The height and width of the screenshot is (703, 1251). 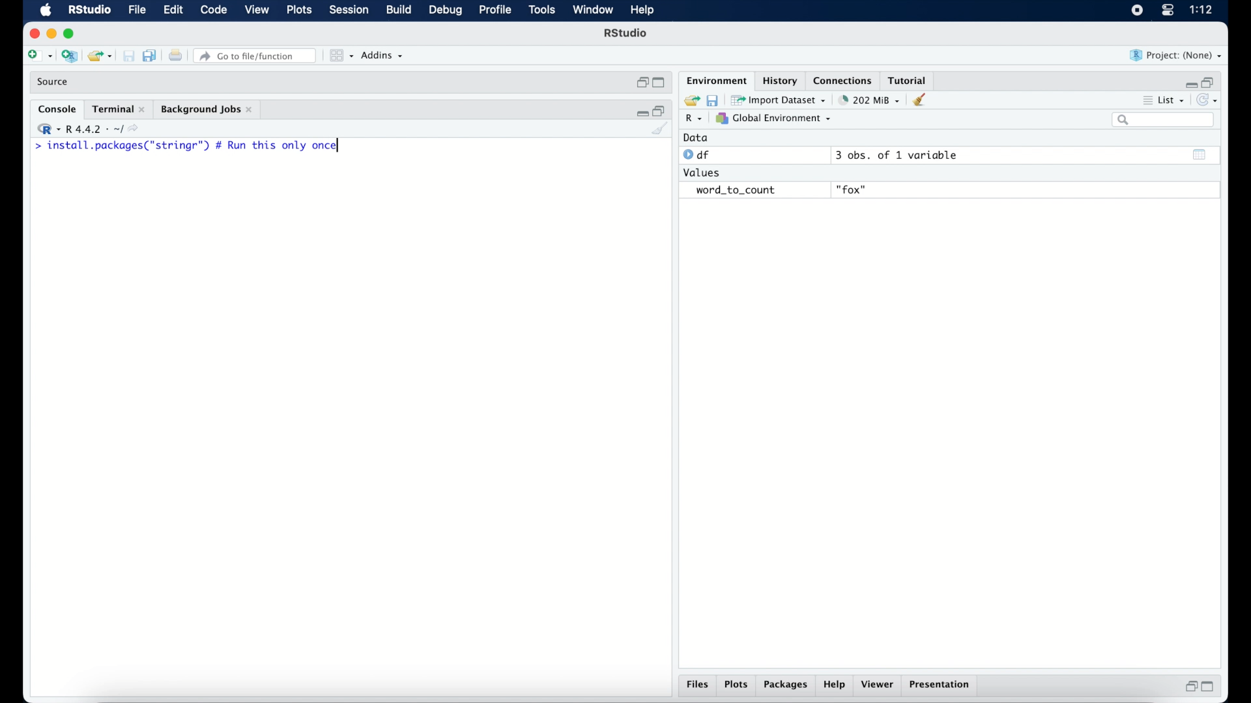 What do you see at coordinates (736, 685) in the screenshot?
I see `plots` at bounding box center [736, 685].